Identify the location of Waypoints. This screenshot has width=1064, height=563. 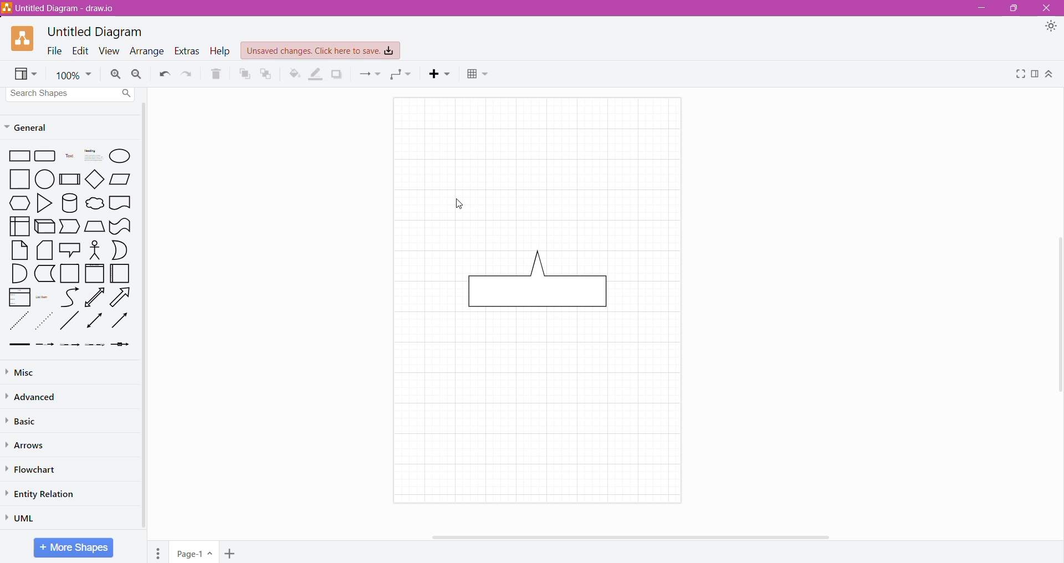
(403, 75).